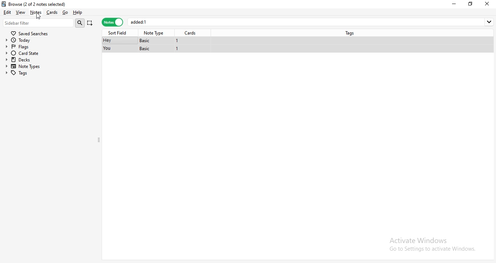 Image resolution: width=496 pixels, height=263 pixels. Describe the element at coordinates (78, 13) in the screenshot. I see `help` at that location.